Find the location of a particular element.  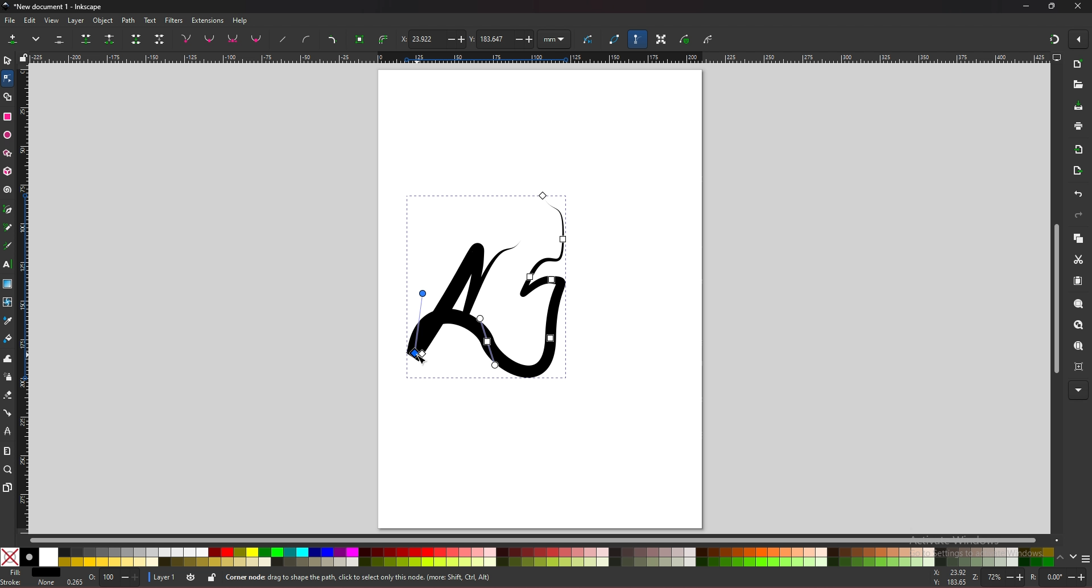

edit is located at coordinates (30, 20).